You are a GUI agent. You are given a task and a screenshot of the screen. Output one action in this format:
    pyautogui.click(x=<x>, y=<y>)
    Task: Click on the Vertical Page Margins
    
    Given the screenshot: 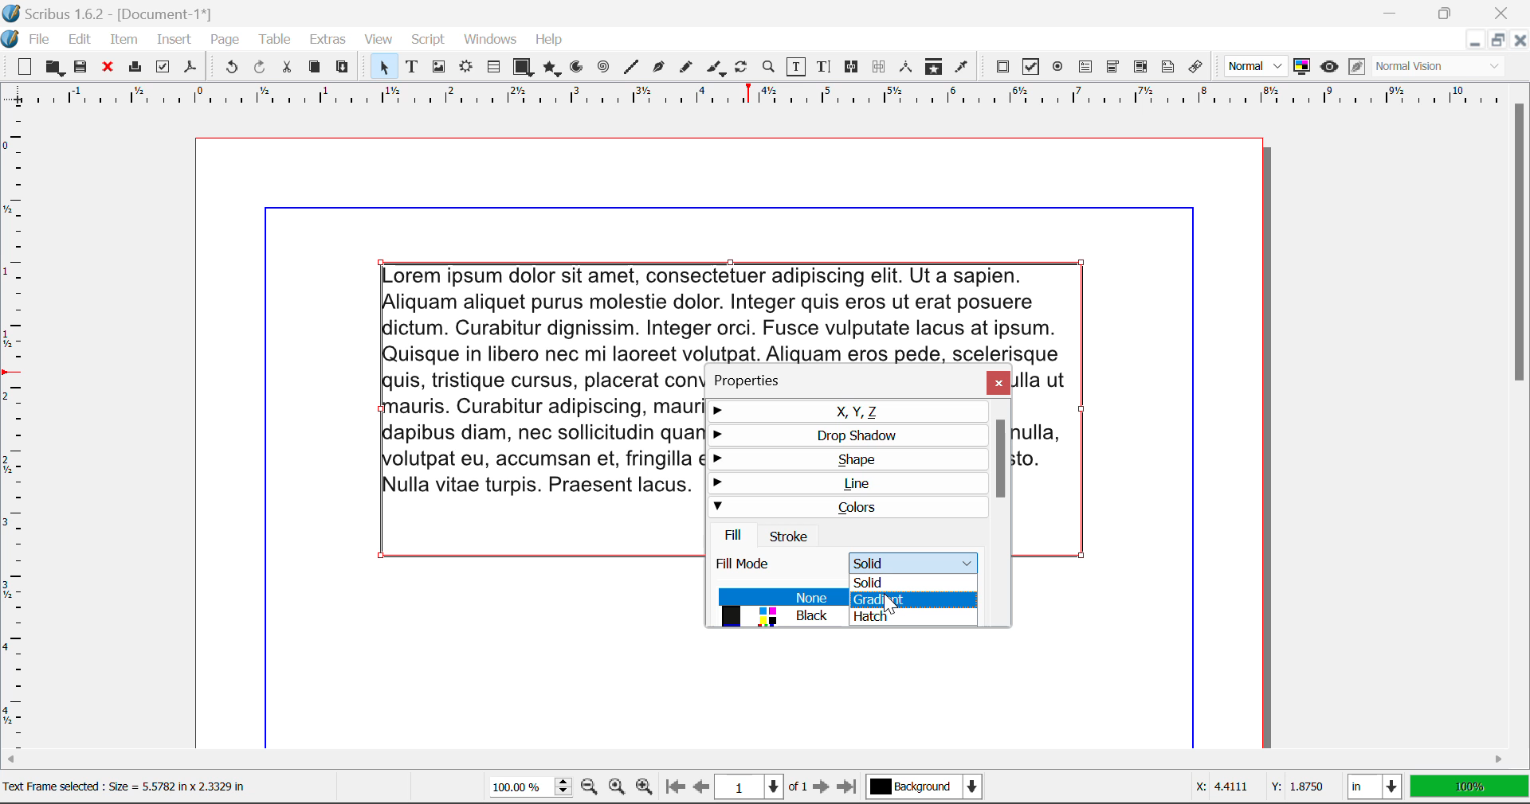 What is the action you would take?
    pyautogui.click(x=764, y=100)
    